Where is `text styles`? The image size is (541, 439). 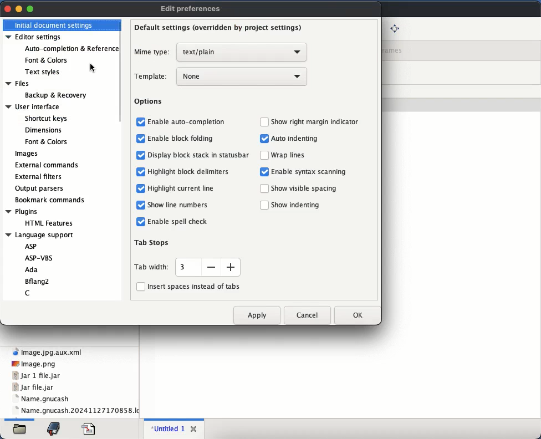 text styles is located at coordinates (44, 73).